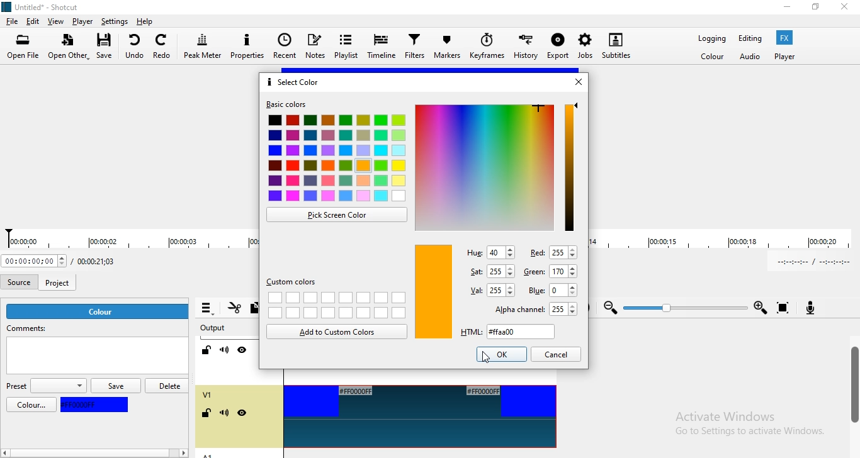 This screenshot has width=860, height=458. I want to click on highlighted, so click(501, 354).